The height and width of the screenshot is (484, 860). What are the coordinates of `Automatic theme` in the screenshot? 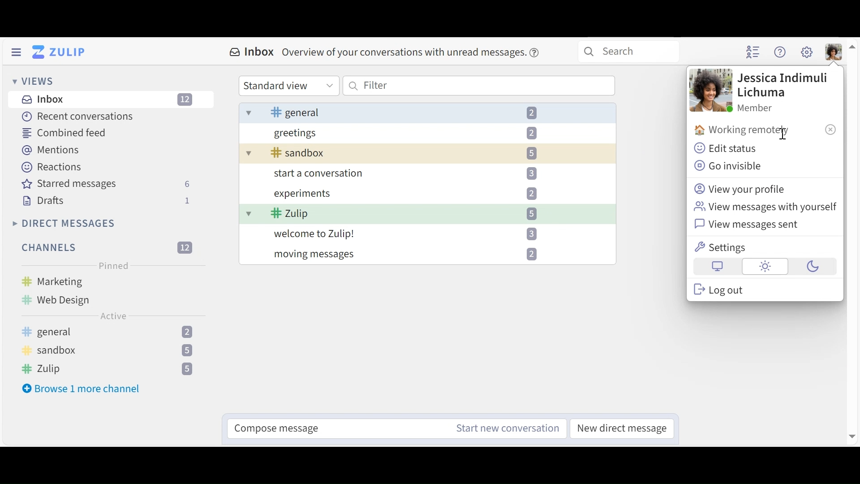 It's located at (718, 267).